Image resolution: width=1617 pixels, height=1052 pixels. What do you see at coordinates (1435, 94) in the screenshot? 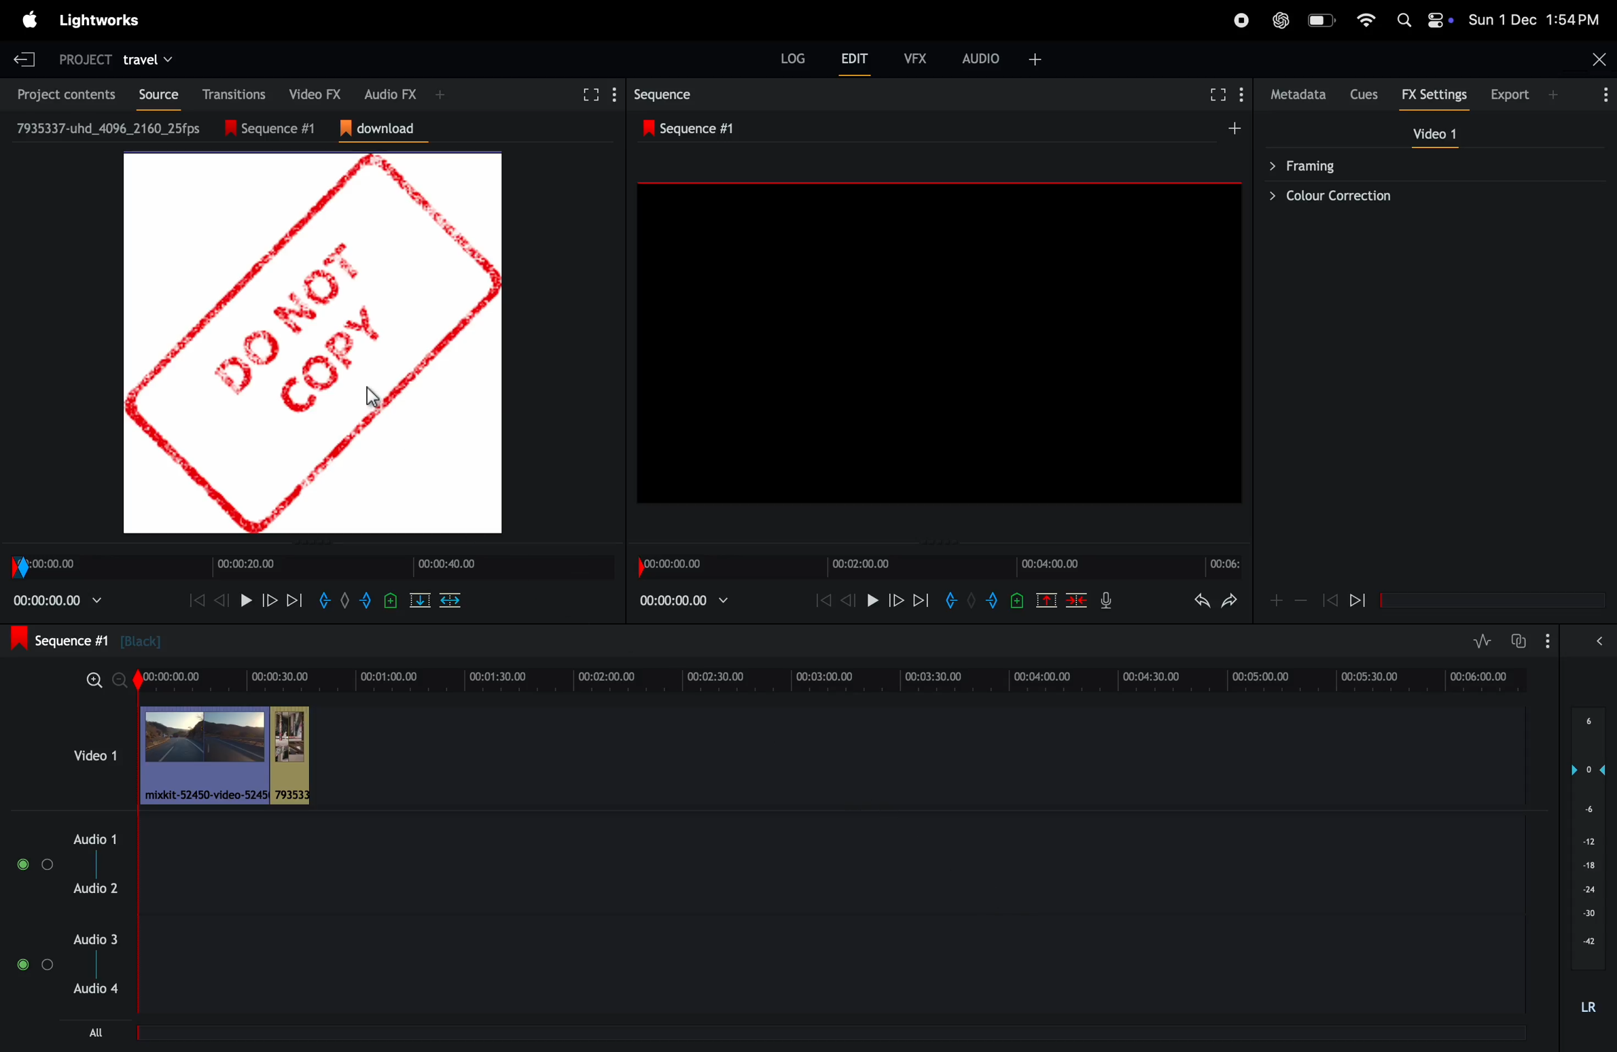
I see `Fx setting` at bounding box center [1435, 94].